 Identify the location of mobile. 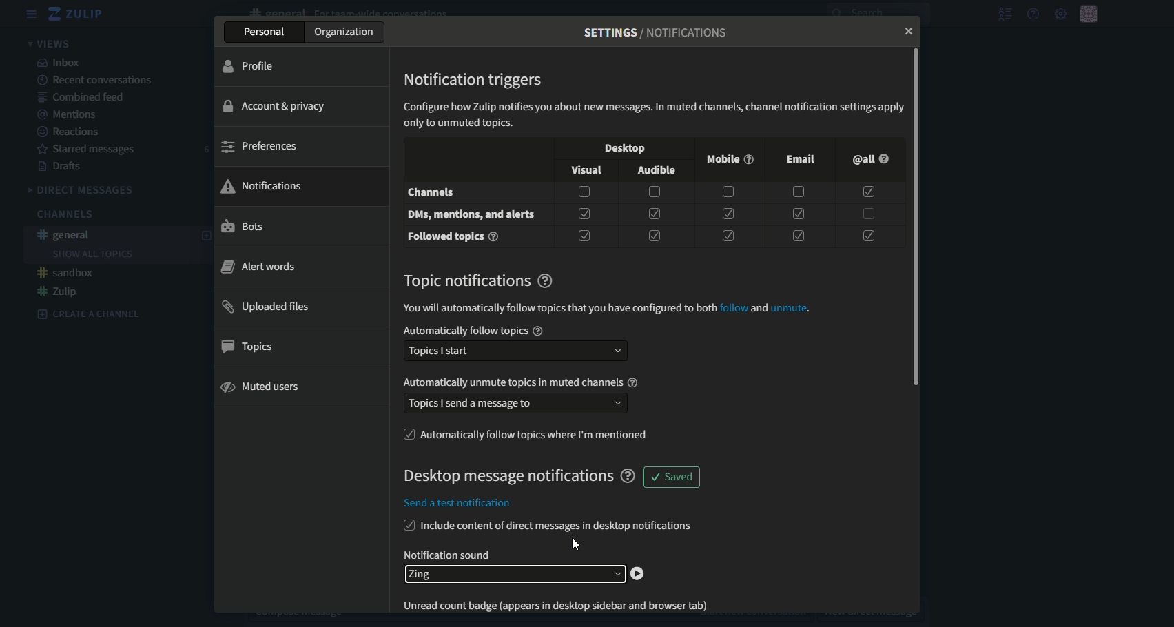
(728, 160).